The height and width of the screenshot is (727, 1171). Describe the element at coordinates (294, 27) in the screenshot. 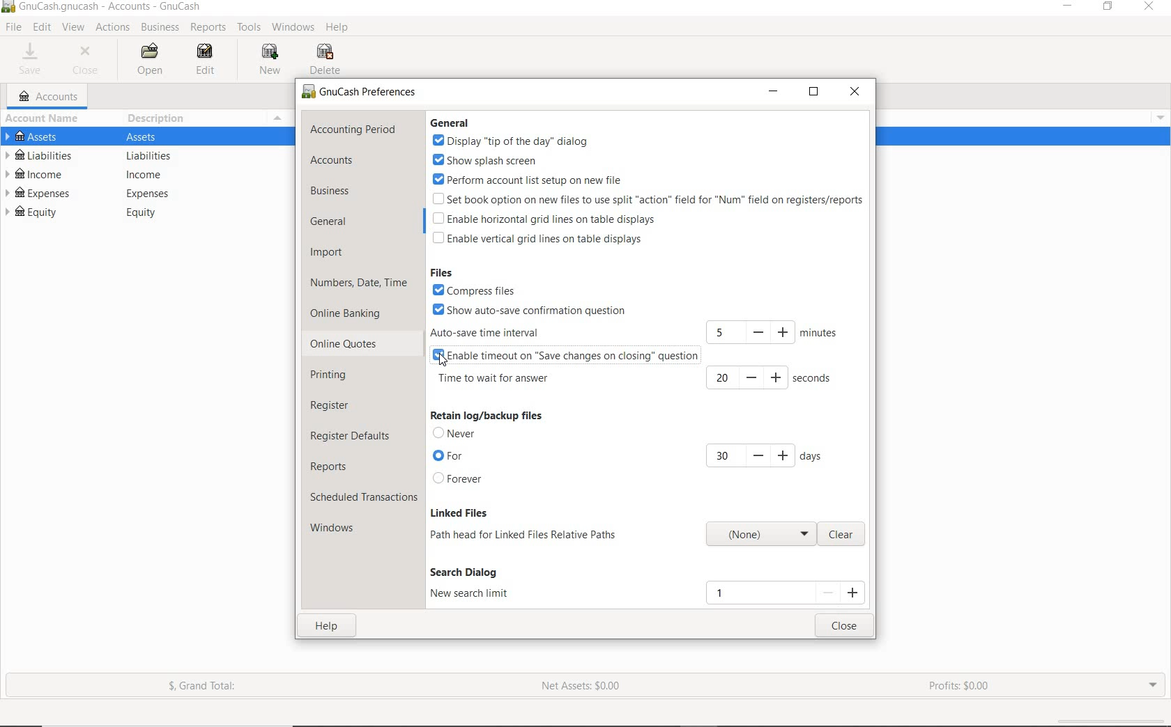

I see `WINDOWS` at that location.